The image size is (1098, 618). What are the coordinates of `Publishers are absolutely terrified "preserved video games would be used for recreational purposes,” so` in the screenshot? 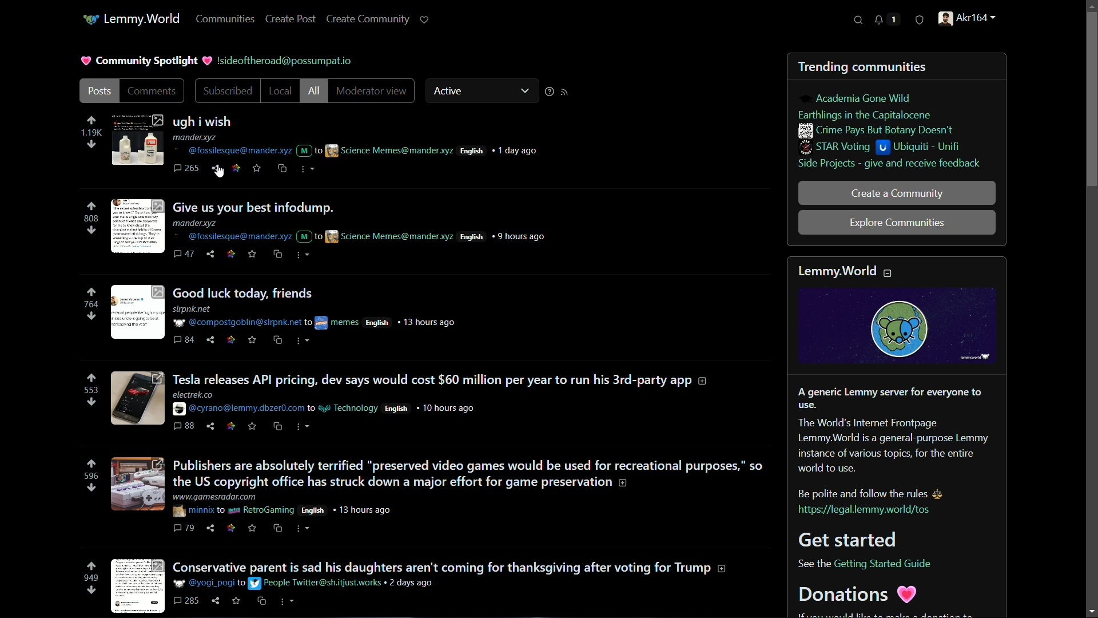 It's located at (468, 465).